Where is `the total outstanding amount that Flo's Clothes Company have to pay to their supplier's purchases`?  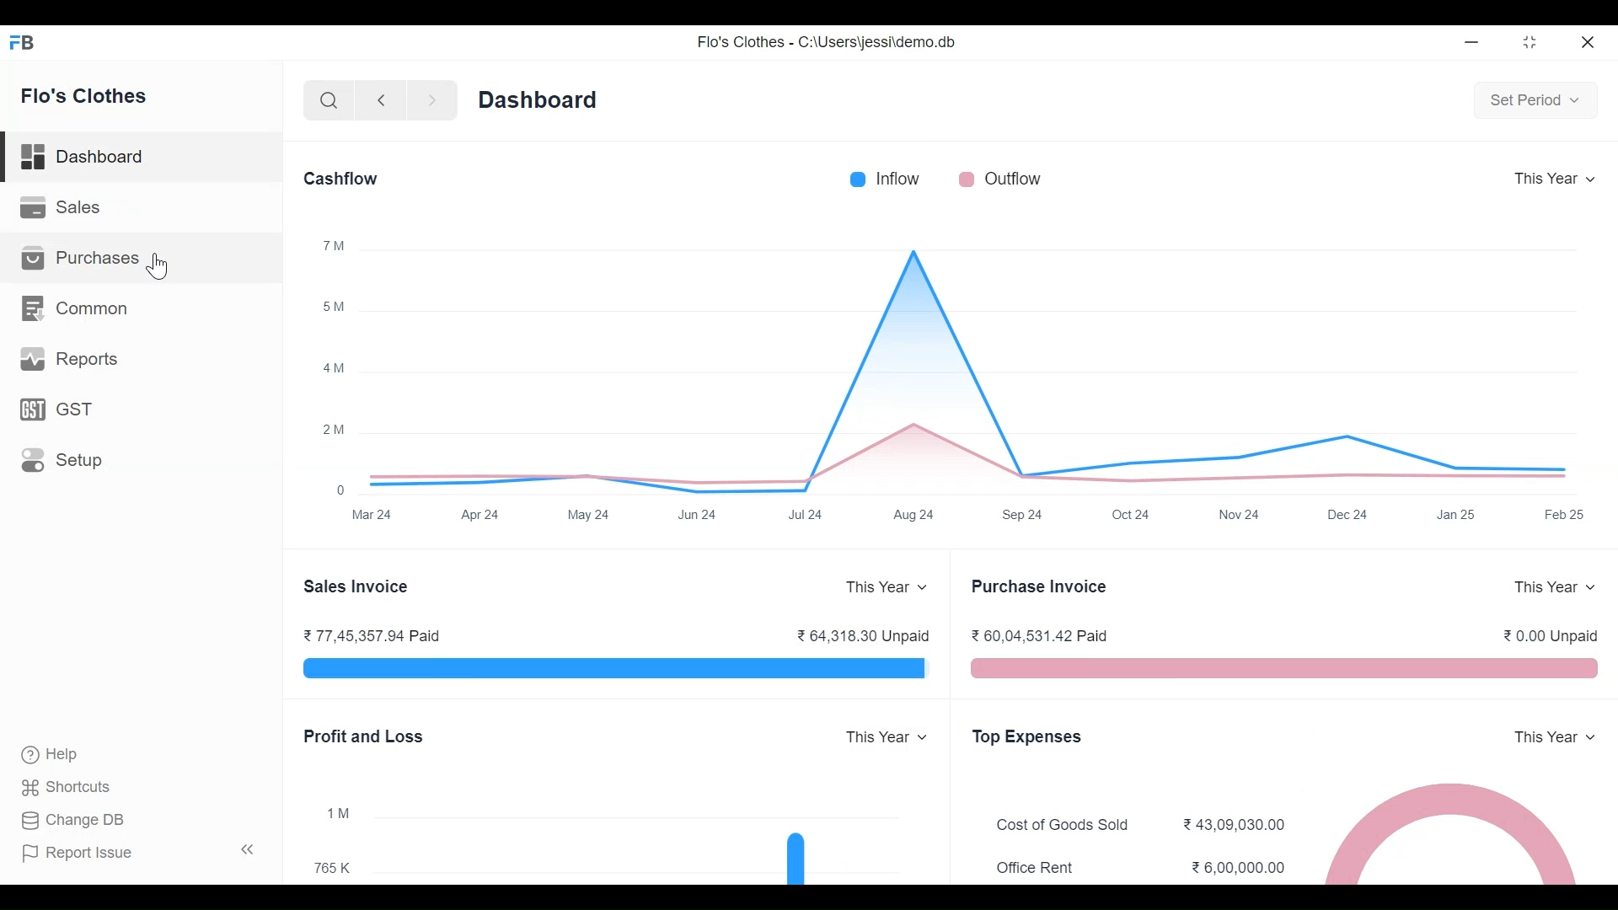 the total outstanding amount that Flo's Clothes Company have to pay to their supplier's purchases is located at coordinates (1284, 668).